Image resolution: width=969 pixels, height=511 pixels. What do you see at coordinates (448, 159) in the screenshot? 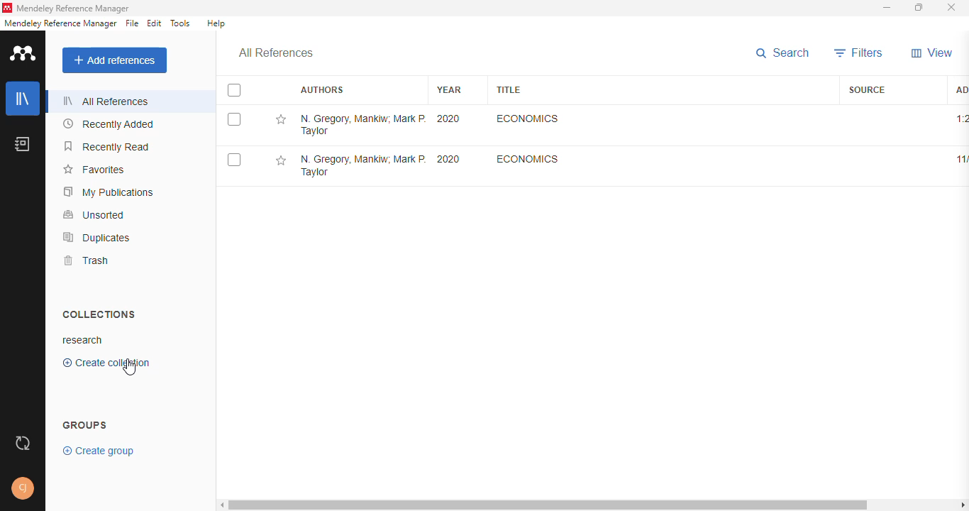
I see `2020` at bounding box center [448, 159].